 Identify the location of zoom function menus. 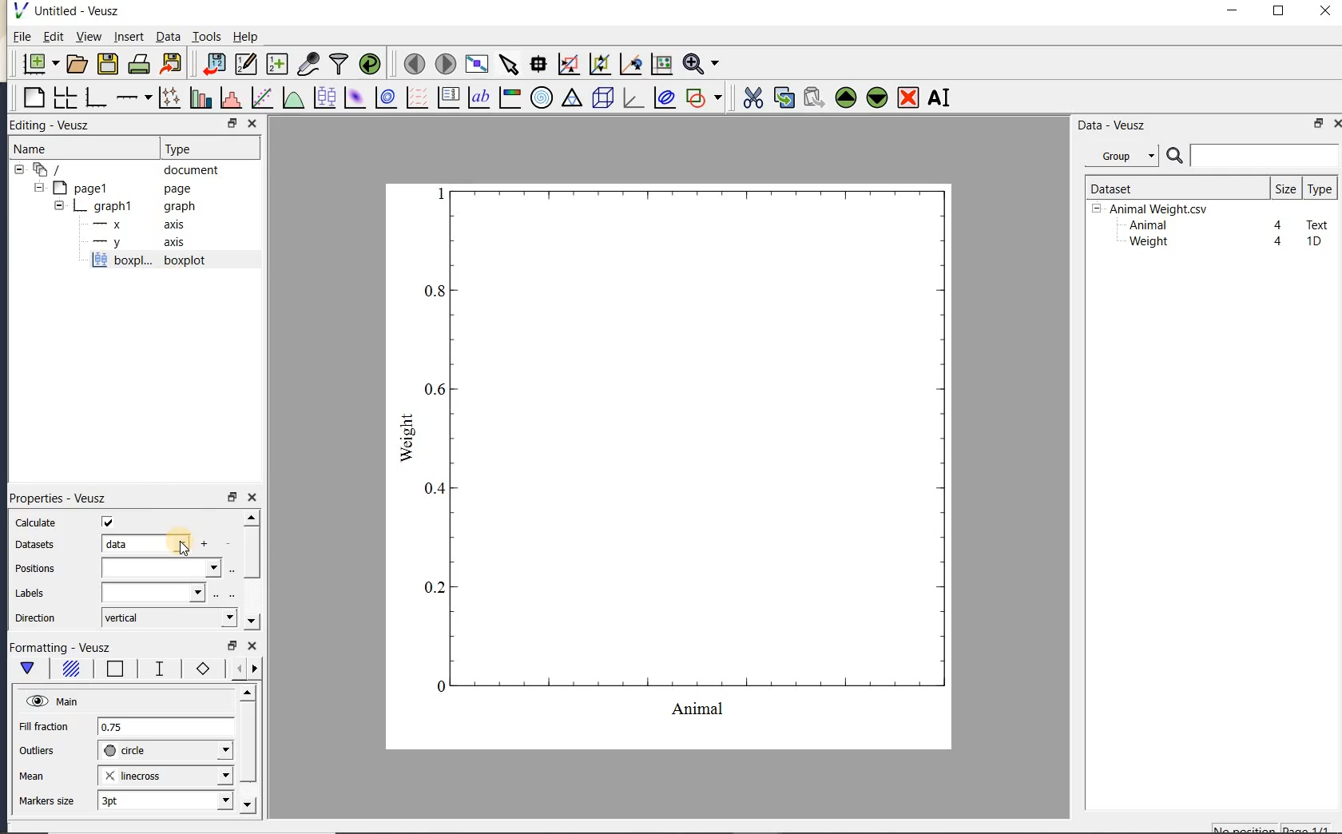
(701, 64).